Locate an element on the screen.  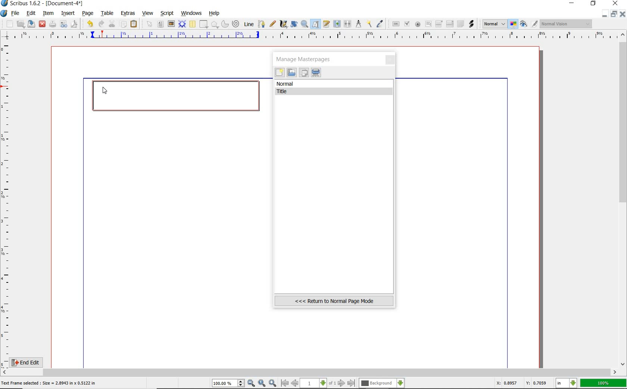
zoom to 100% is located at coordinates (262, 383).